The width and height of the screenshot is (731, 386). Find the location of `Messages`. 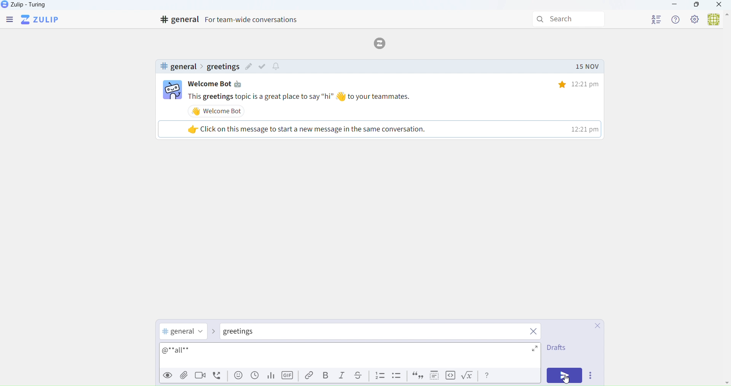

Messages is located at coordinates (396, 96).